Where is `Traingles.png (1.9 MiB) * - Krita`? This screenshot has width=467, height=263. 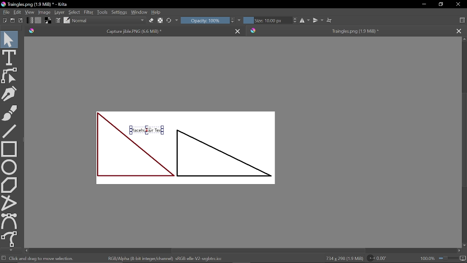
Traingles.png (1.9 MiB) * - Krita is located at coordinates (36, 4).